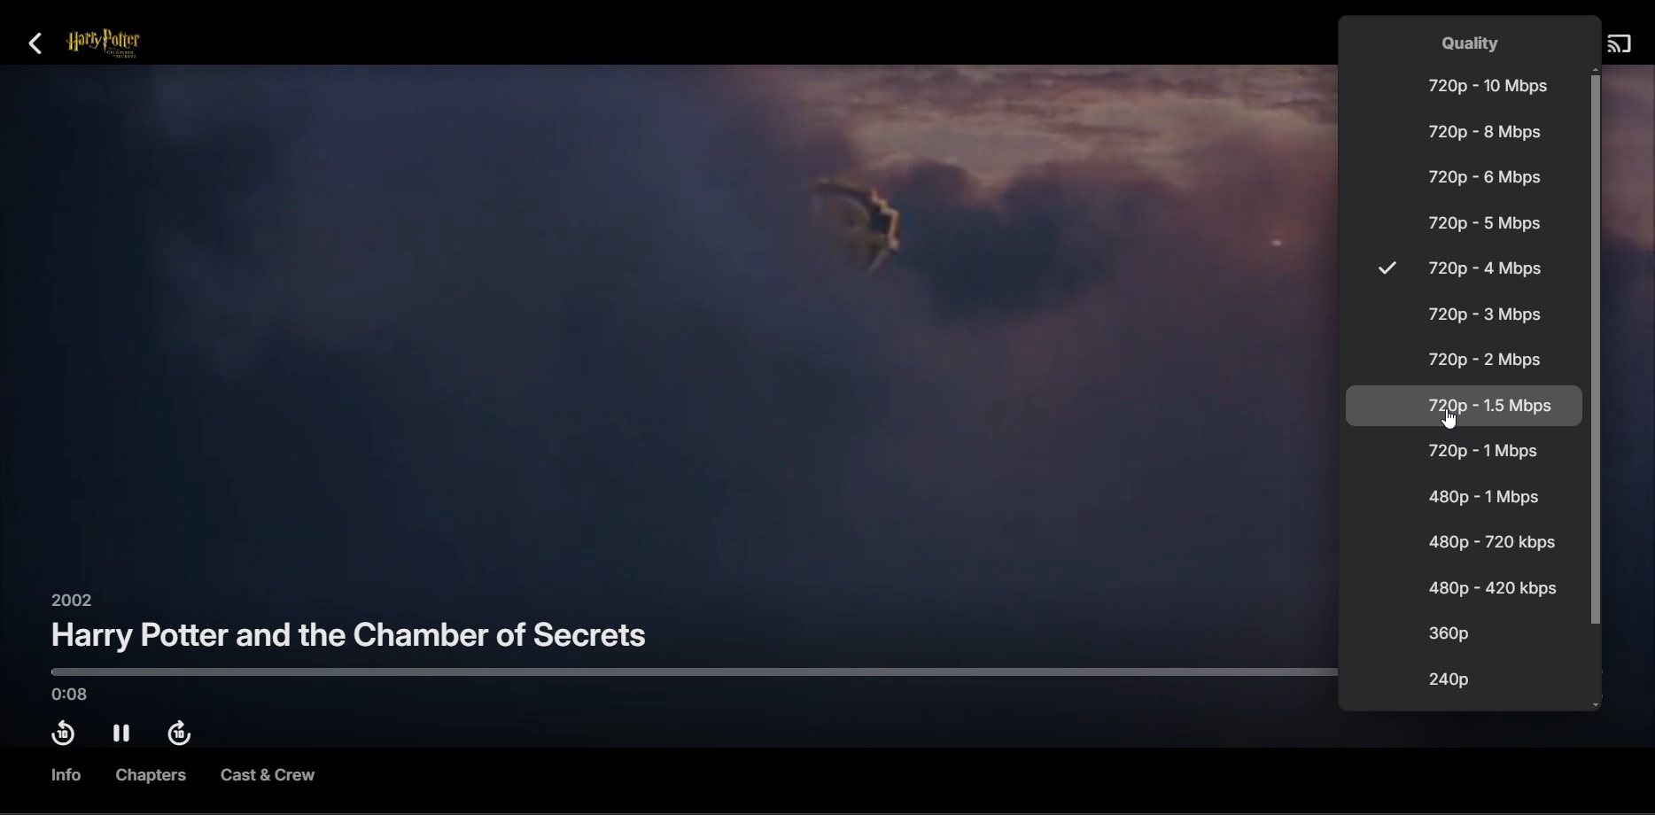 This screenshot has width=1655, height=815. What do you see at coordinates (1483, 176) in the screenshot?
I see `720p - 6Mbps` at bounding box center [1483, 176].